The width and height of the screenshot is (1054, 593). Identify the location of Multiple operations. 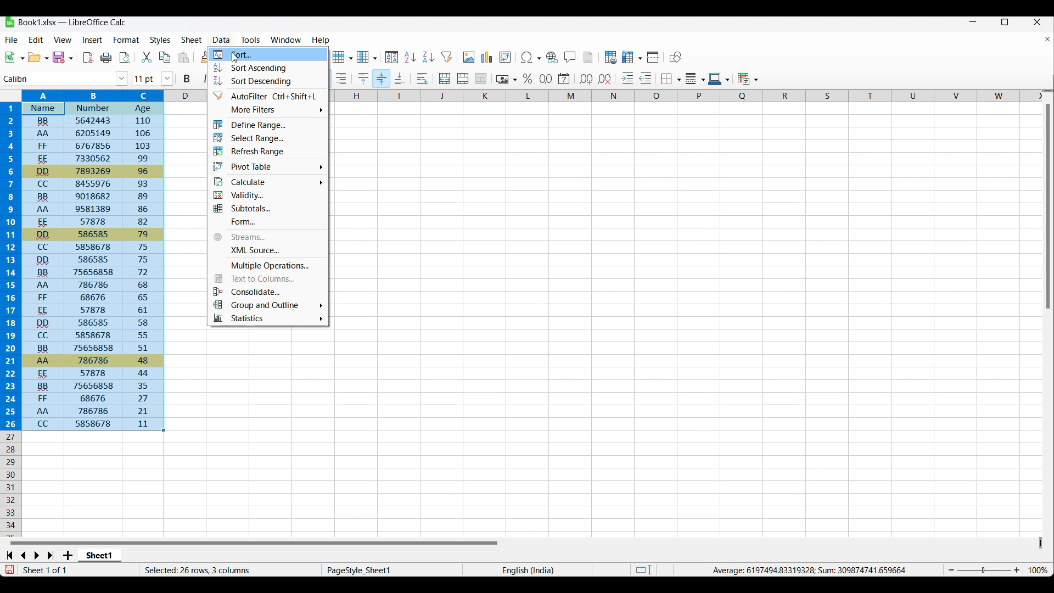
(269, 266).